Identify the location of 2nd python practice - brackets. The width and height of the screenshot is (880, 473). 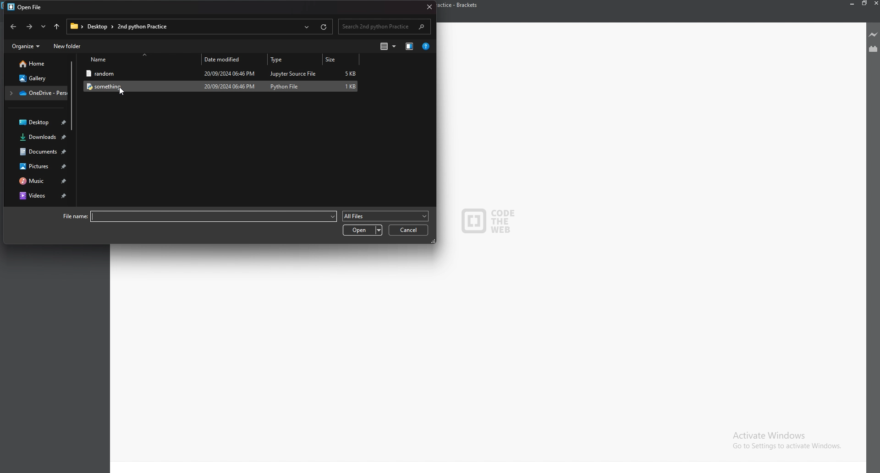
(462, 5).